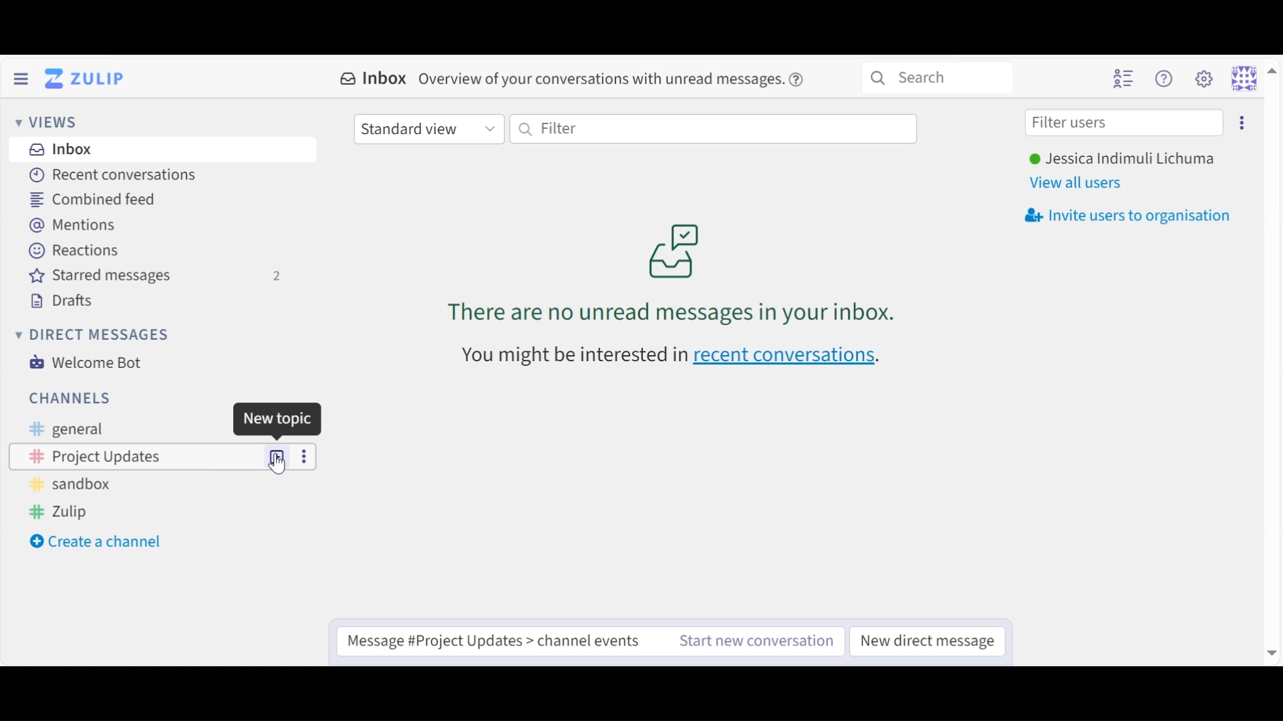 This screenshot has width=1283, height=721. Describe the element at coordinates (277, 455) in the screenshot. I see `New Topic` at that location.